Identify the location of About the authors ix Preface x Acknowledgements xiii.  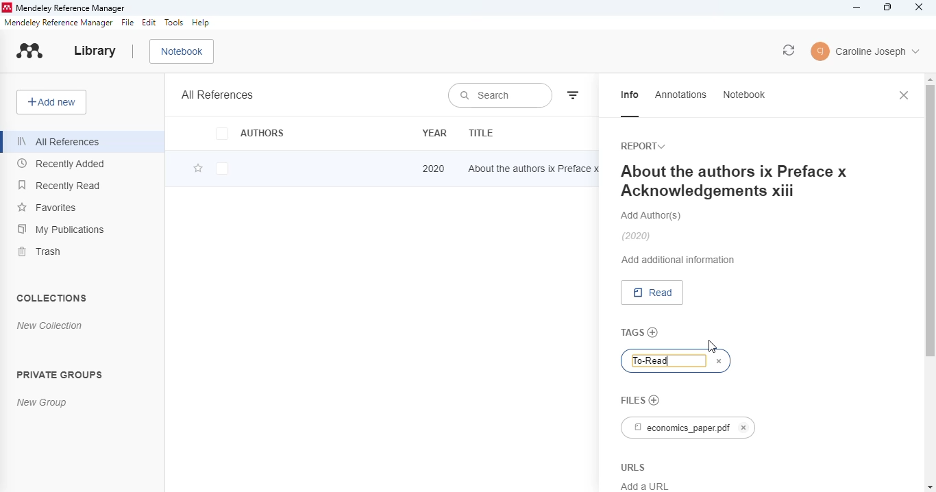
(734, 180).